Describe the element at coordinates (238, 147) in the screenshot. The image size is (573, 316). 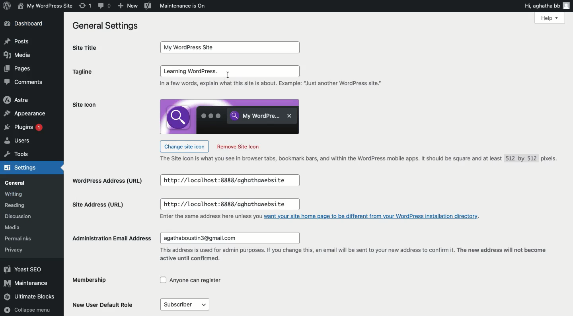
I see `Remove` at that location.